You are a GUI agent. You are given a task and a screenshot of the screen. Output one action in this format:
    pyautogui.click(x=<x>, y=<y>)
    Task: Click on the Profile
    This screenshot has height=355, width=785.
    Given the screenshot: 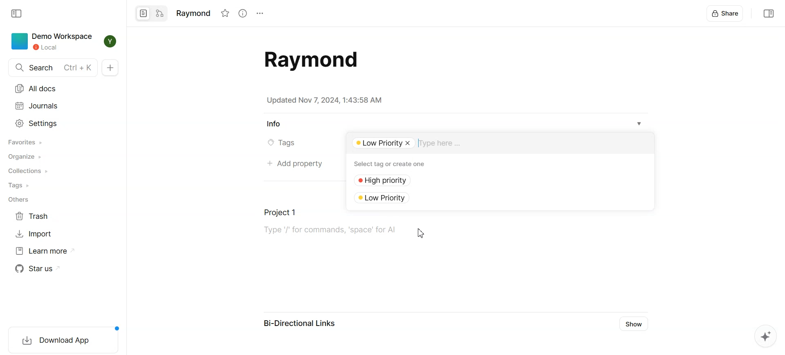 What is the action you would take?
    pyautogui.click(x=111, y=41)
    